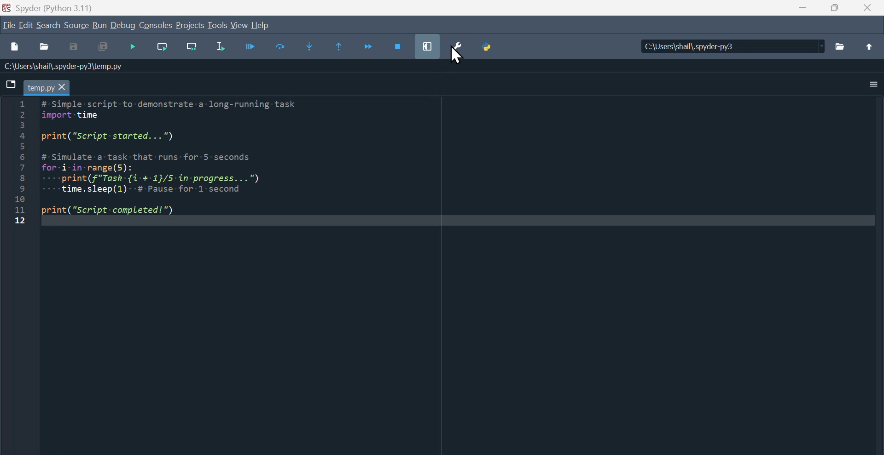  Describe the element at coordinates (251, 48) in the screenshot. I see `Run file` at that location.